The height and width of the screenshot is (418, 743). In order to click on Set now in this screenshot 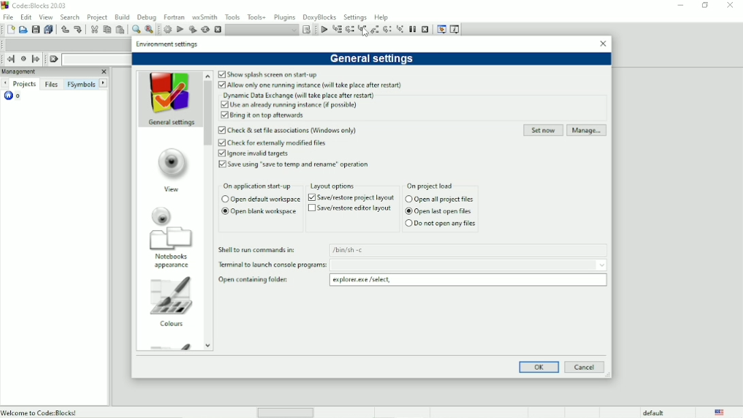, I will do `click(542, 131)`.